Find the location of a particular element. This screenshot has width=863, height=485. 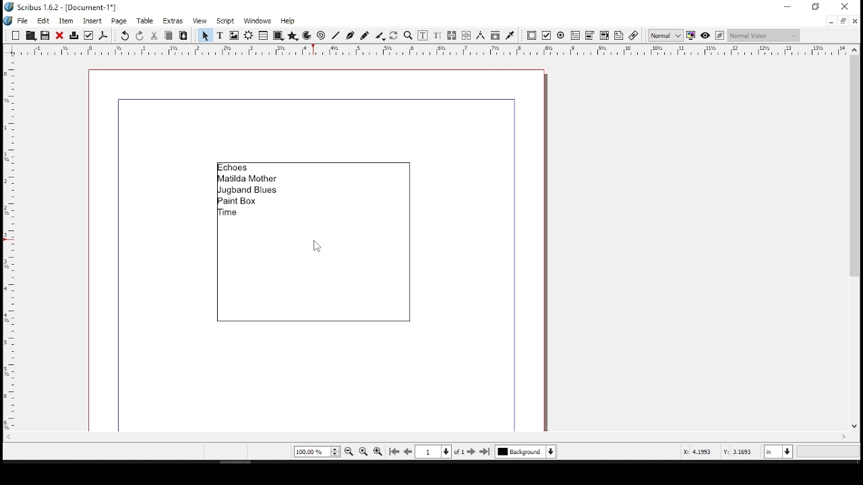

Y: 3.1693 is located at coordinates (738, 452).